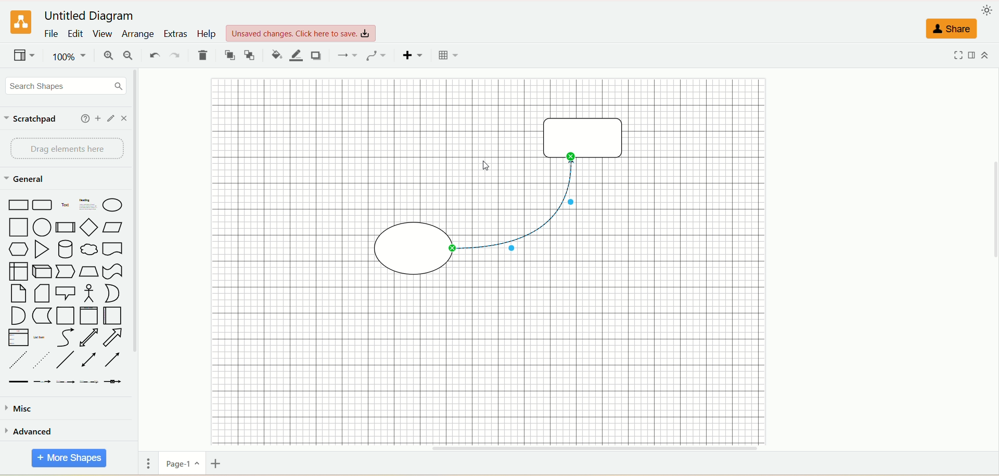  Describe the element at coordinates (220, 465) in the screenshot. I see `insert page` at that location.